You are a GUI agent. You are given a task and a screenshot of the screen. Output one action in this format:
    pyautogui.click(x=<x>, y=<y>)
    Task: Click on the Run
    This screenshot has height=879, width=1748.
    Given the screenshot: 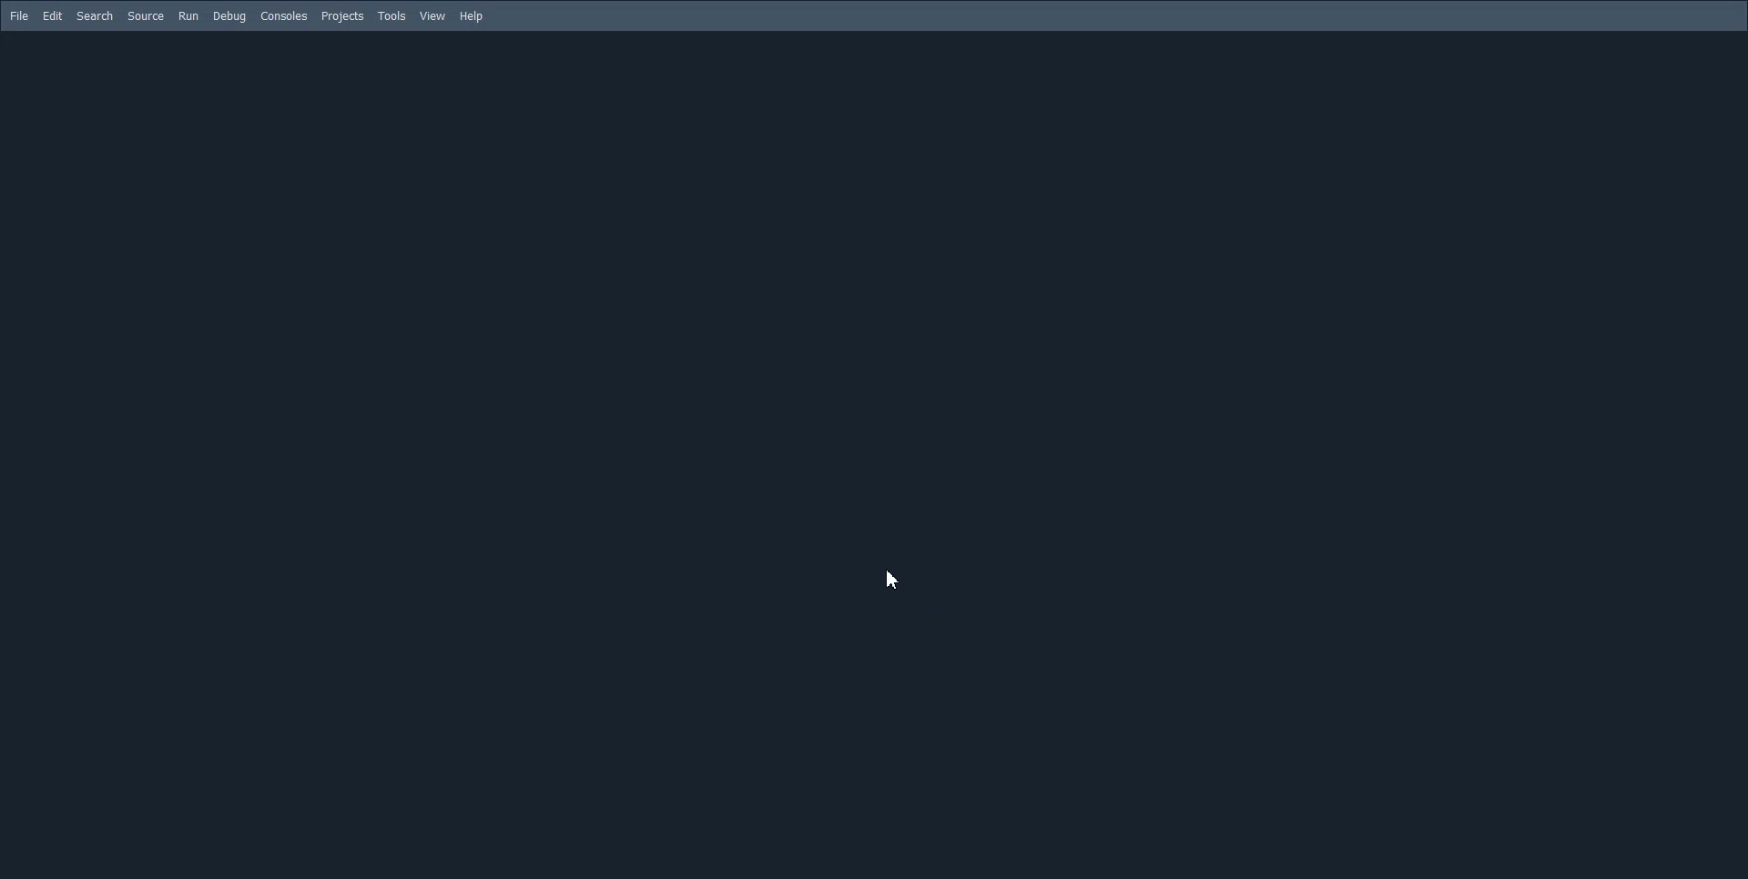 What is the action you would take?
    pyautogui.click(x=188, y=15)
    